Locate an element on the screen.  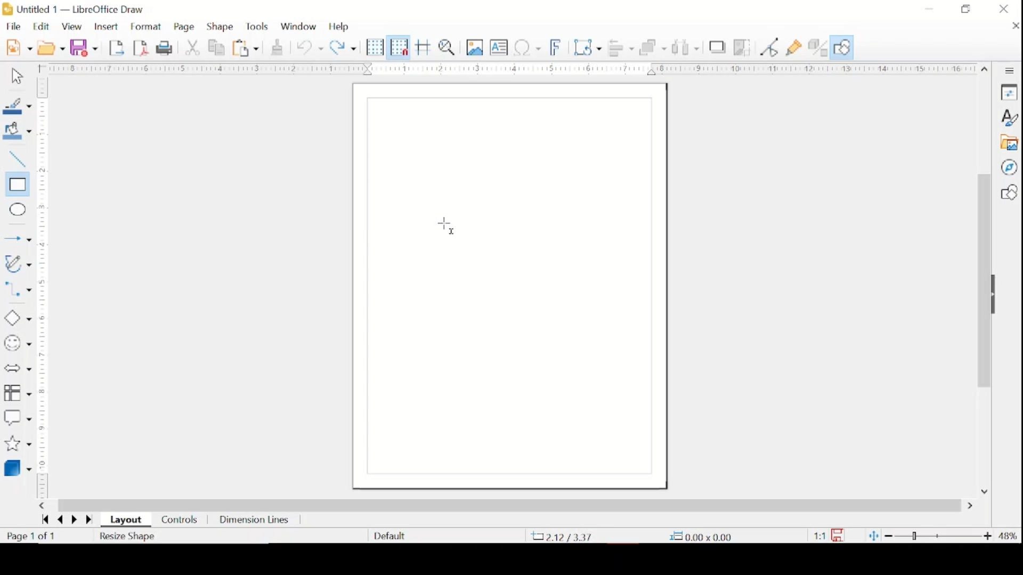
select is located at coordinates (15, 77).